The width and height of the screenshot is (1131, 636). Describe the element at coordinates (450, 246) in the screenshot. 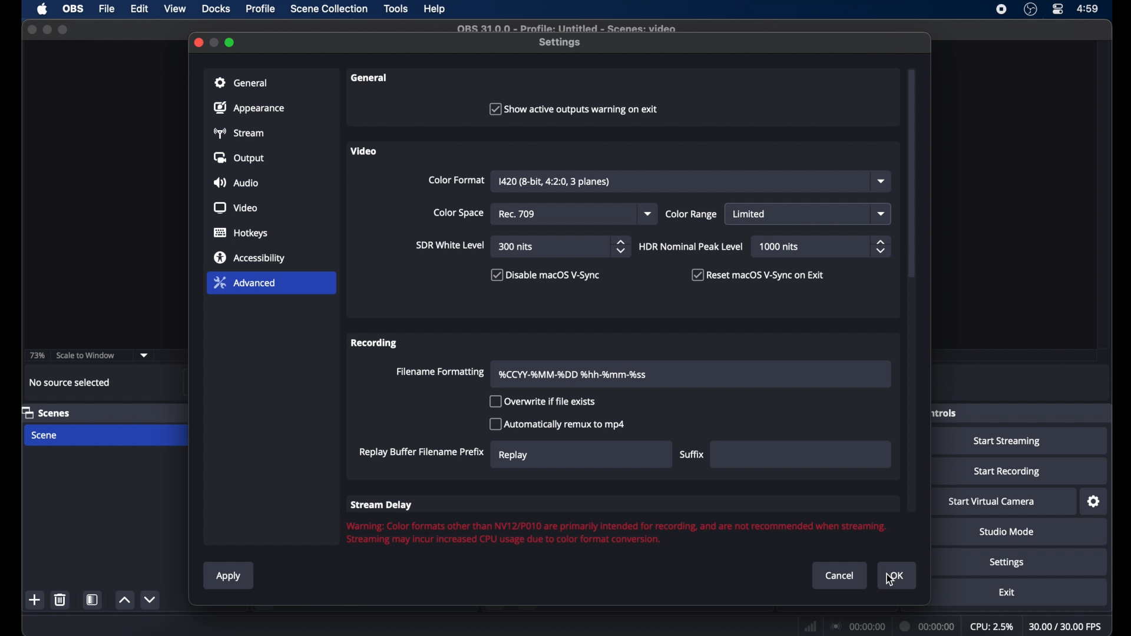

I see `sdr white level` at that location.